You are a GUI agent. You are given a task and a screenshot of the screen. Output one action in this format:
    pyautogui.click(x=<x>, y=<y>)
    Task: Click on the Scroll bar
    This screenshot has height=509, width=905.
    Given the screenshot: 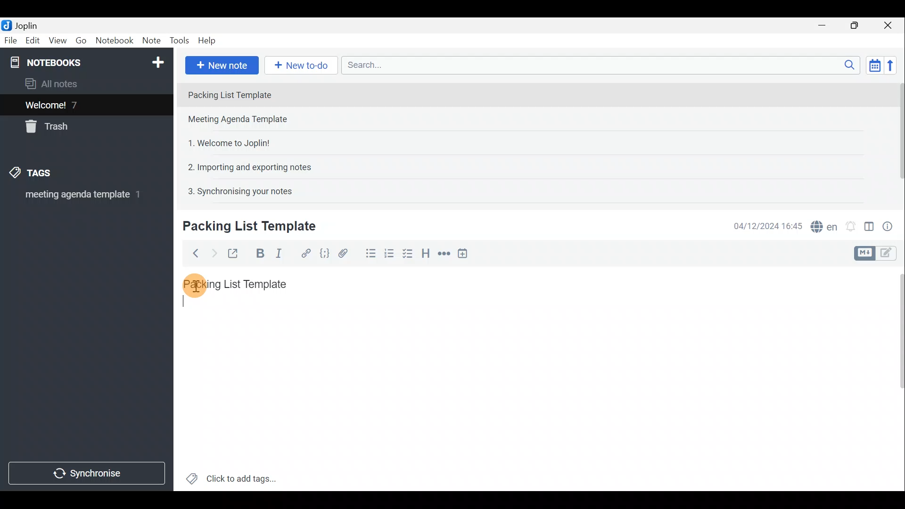 What is the action you would take?
    pyautogui.click(x=897, y=378)
    